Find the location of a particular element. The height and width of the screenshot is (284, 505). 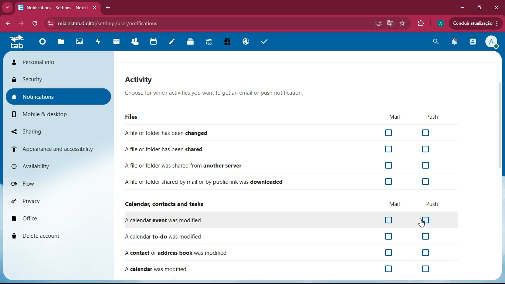

tasks is located at coordinates (265, 41).